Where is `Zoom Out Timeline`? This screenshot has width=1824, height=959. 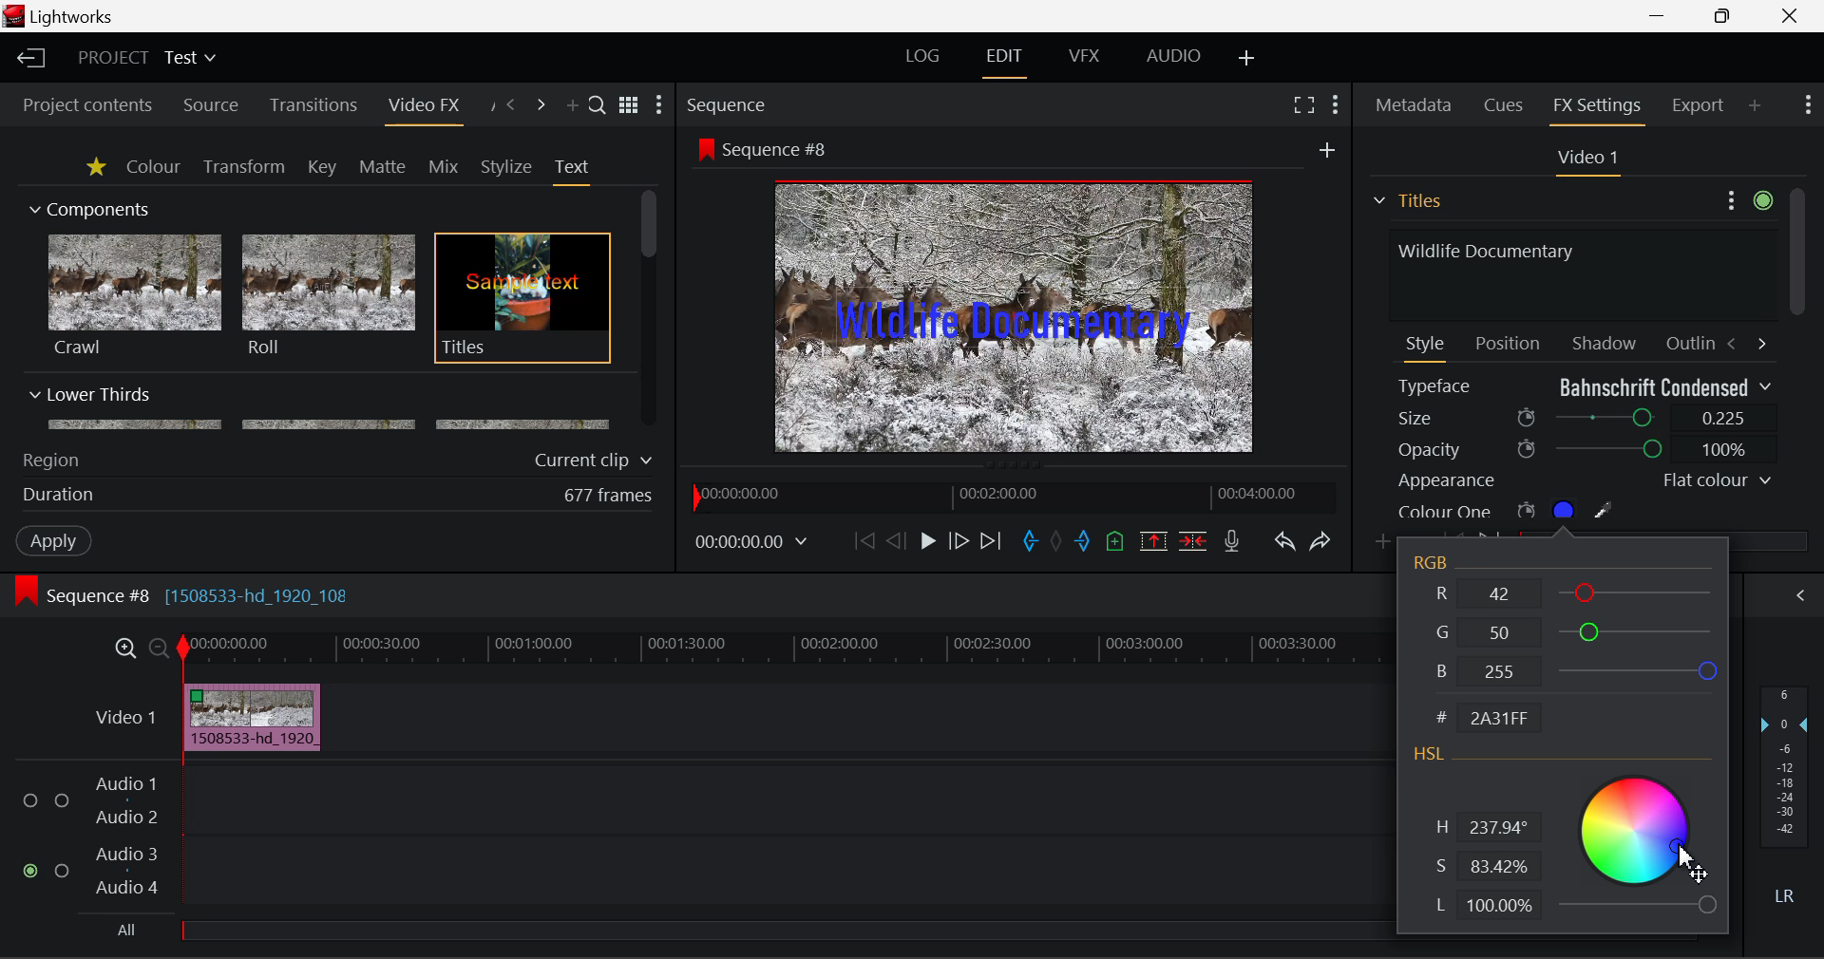
Zoom Out Timeline is located at coordinates (160, 650).